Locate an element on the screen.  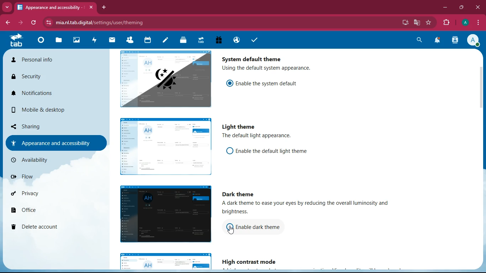
mobile is located at coordinates (36, 111).